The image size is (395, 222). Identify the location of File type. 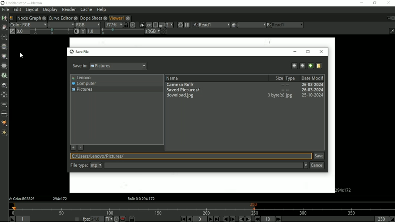
(206, 165).